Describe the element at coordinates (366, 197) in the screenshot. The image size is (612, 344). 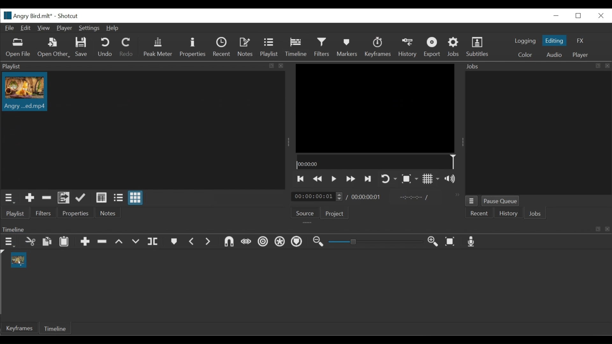
I see `Total duration` at that location.